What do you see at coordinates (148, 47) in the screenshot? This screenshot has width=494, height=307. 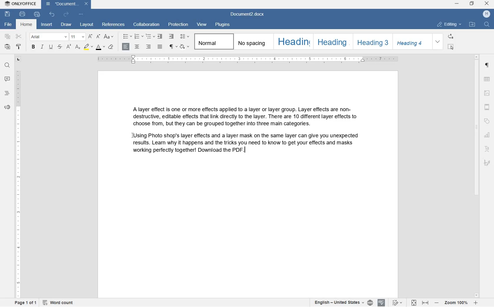 I see `RIGHT ALIGNMENT` at bounding box center [148, 47].